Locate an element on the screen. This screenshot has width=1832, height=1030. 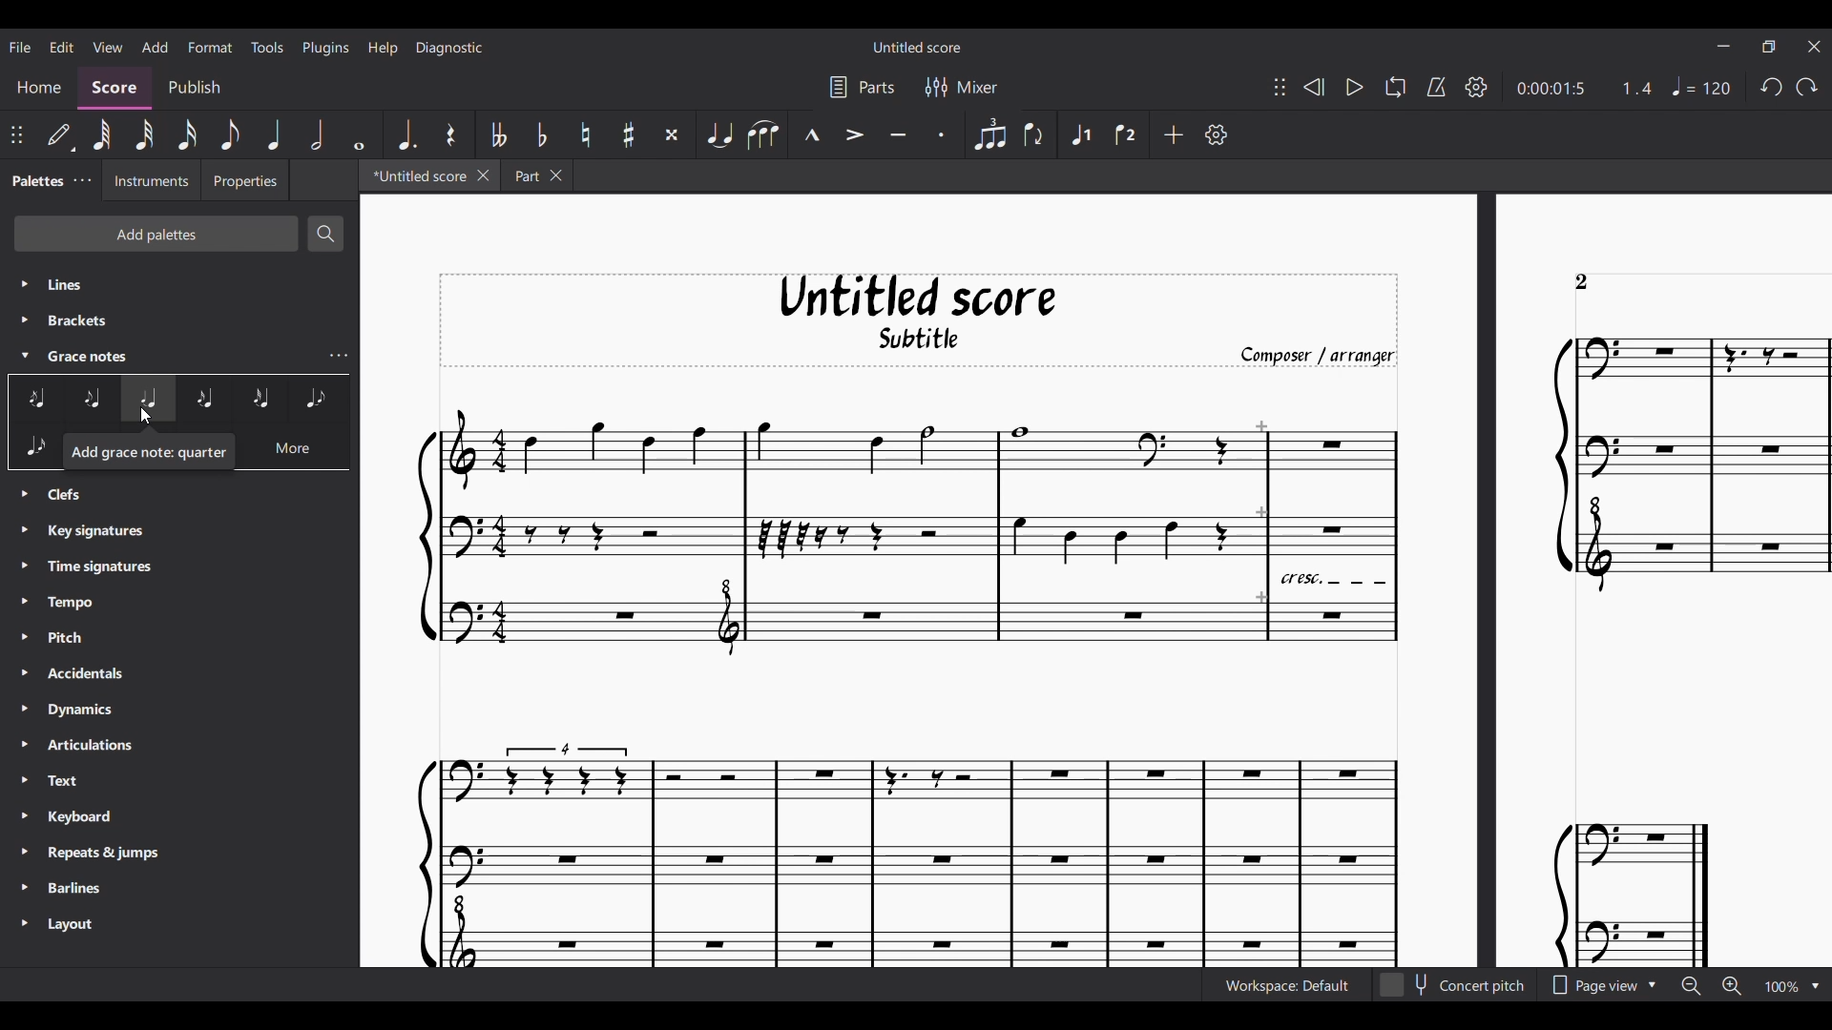
32nd note is located at coordinates (143, 135).